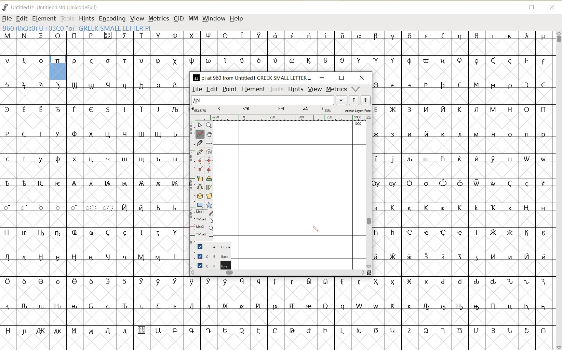 The width and height of the screenshot is (562, 350). What do you see at coordinates (214, 18) in the screenshot?
I see `WINDOW` at bounding box center [214, 18].